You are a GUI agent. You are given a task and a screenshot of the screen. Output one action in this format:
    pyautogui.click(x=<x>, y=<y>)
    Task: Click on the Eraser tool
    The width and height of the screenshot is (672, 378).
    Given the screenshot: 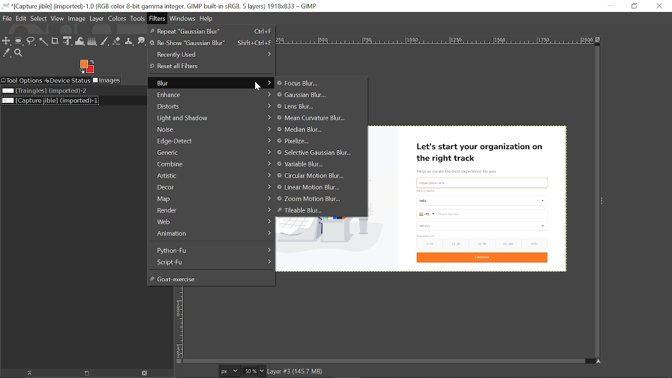 What is the action you would take?
    pyautogui.click(x=117, y=41)
    